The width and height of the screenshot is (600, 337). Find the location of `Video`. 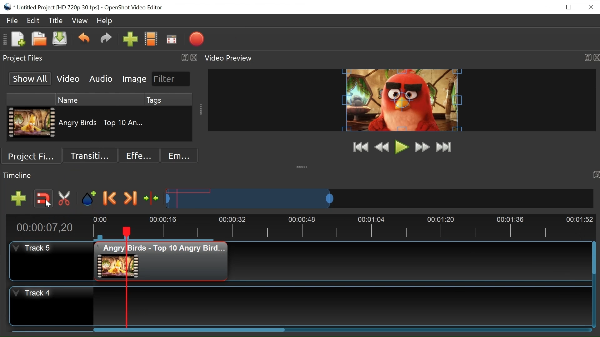

Video is located at coordinates (68, 79).